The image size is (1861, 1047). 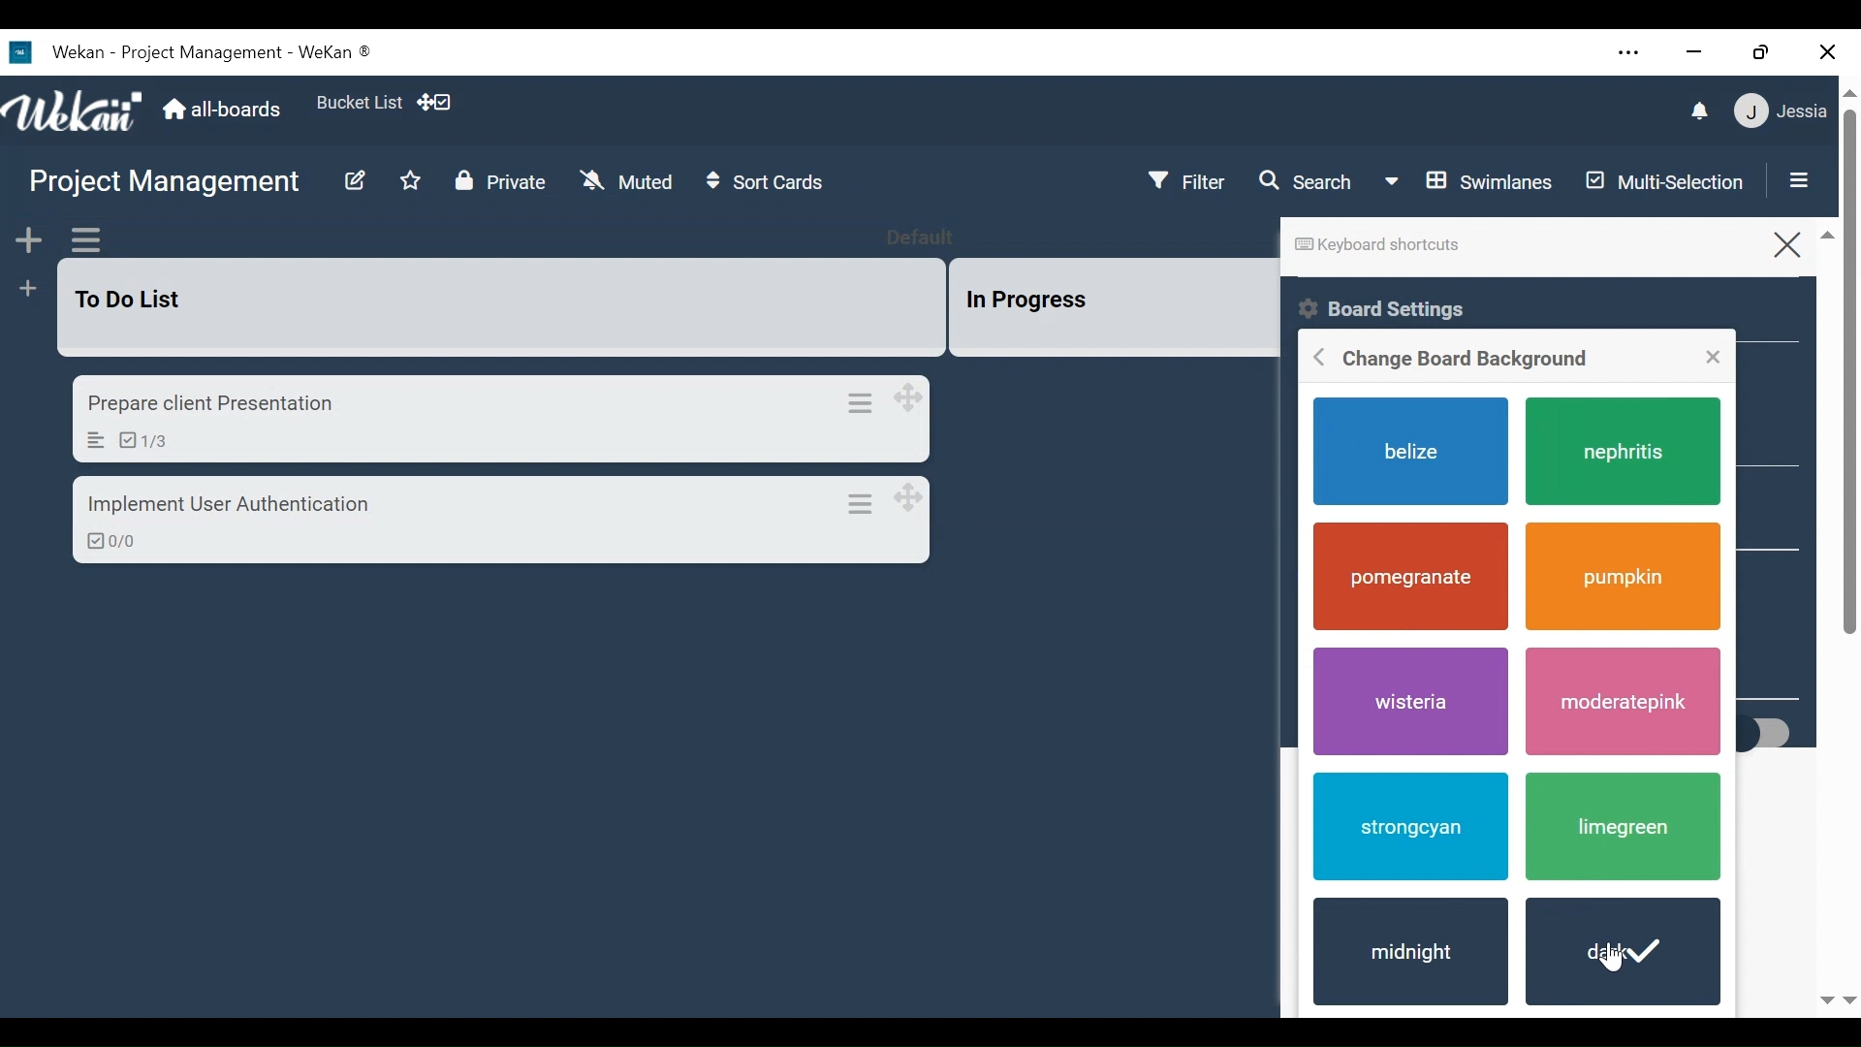 I want to click on restore, so click(x=1763, y=52).